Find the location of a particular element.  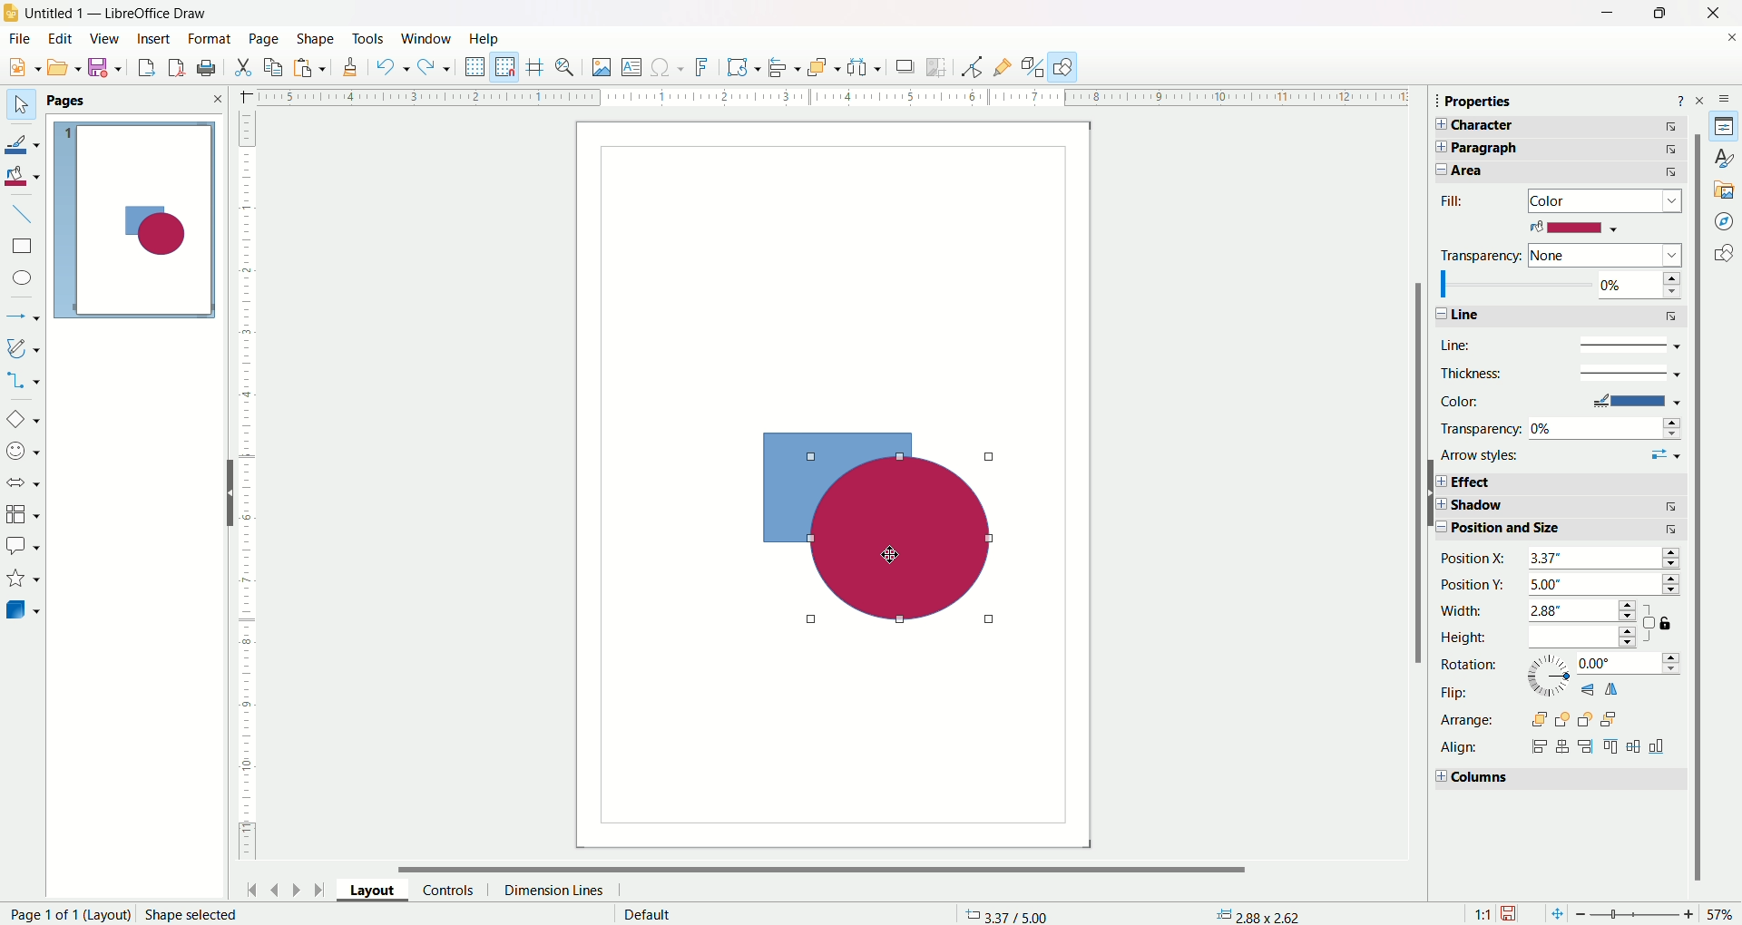

solid arrows is located at coordinates (24, 483).